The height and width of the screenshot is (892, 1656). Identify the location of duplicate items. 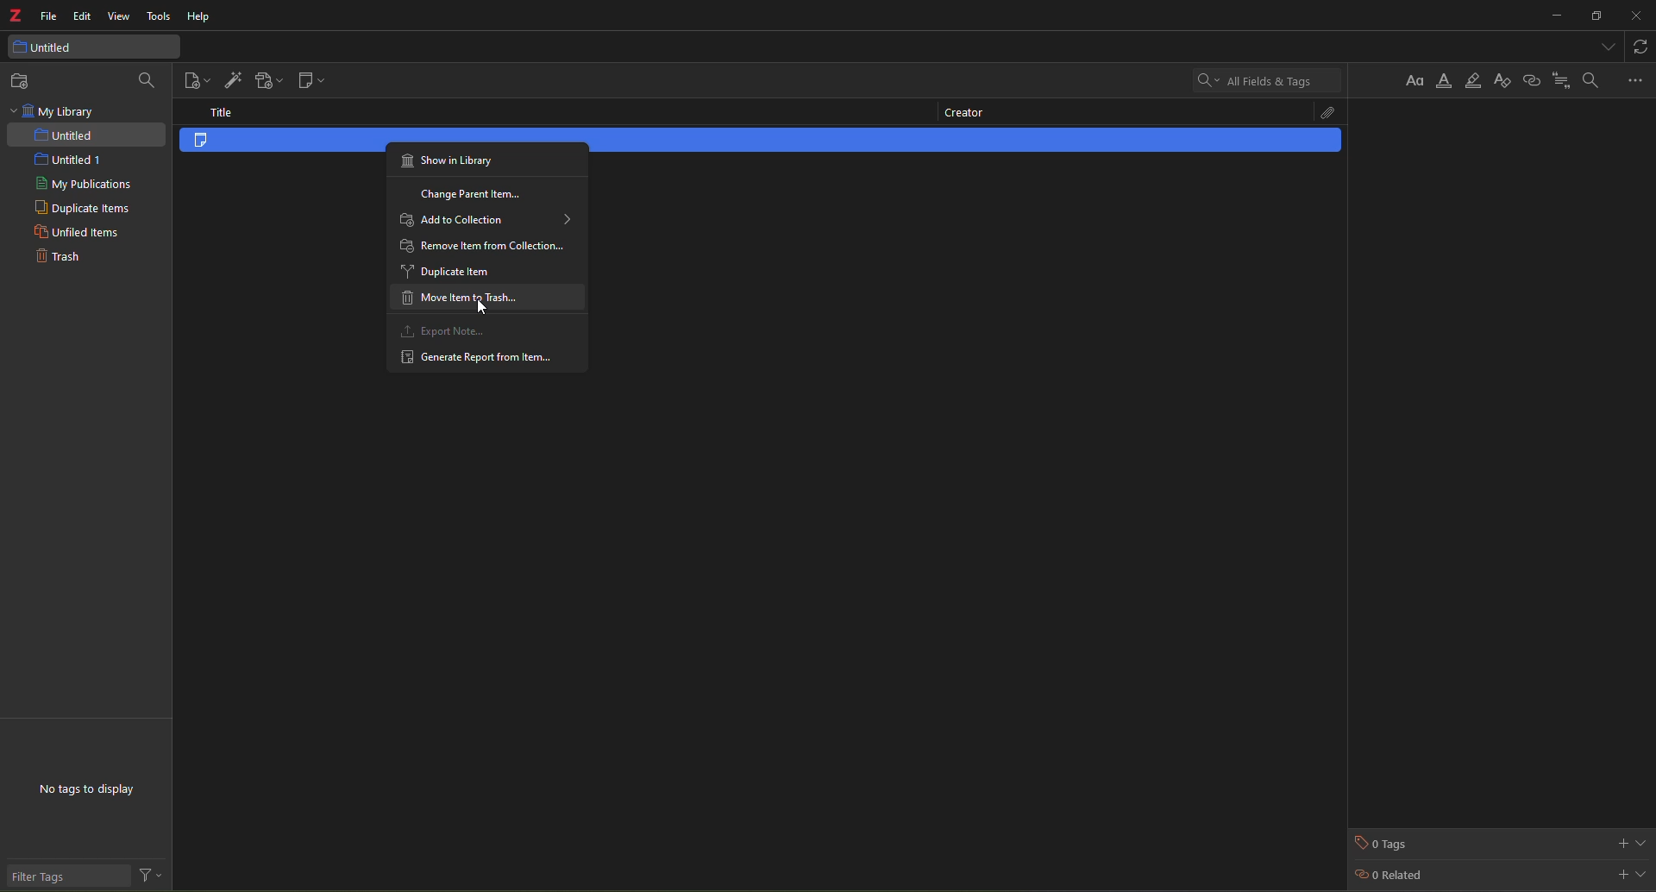
(85, 210).